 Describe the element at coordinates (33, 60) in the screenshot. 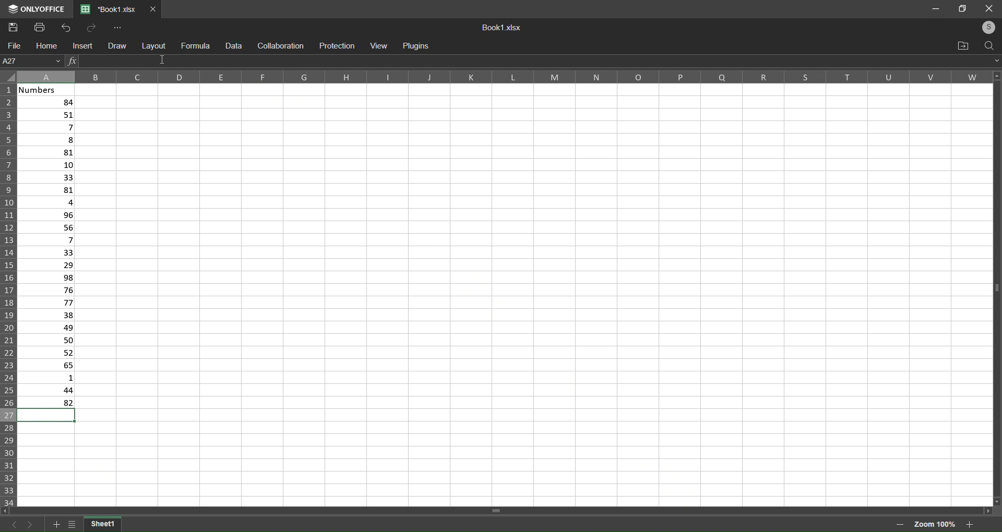

I see `A27` at that location.